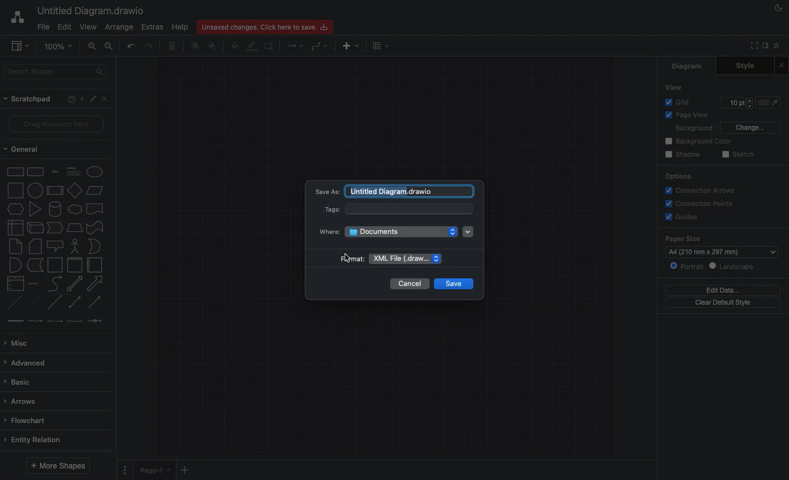 The image size is (789, 480). Describe the element at coordinates (386, 260) in the screenshot. I see `Format` at that location.